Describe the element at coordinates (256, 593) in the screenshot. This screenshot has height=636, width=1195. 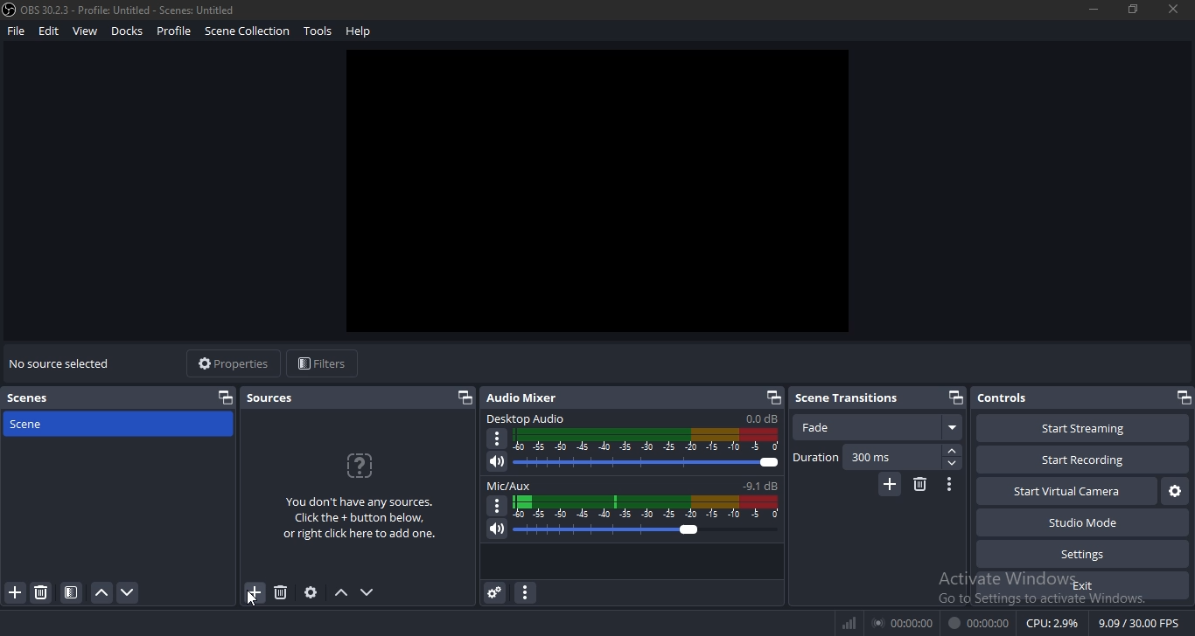
I see `add sources` at that location.